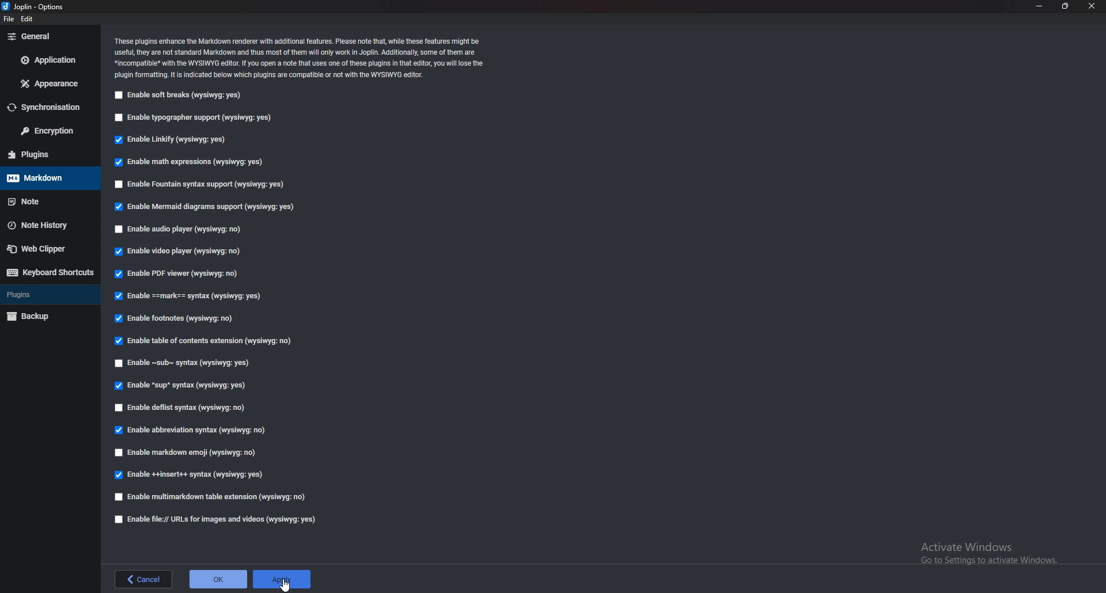 The image size is (1106, 593). I want to click on Enable video player, so click(180, 252).